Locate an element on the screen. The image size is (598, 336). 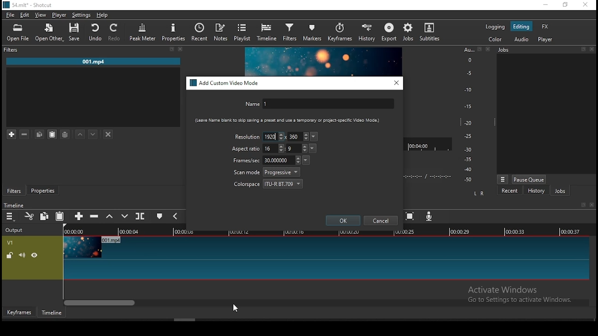
edit is located at coordinates (25, 15).